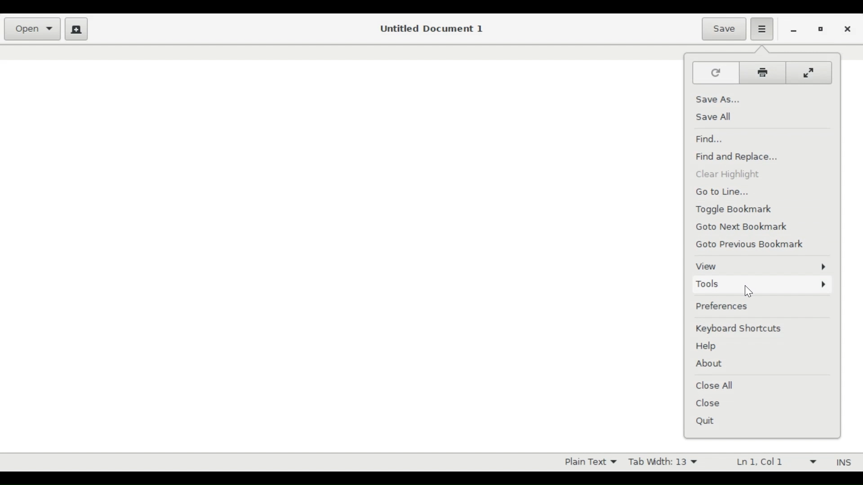 Image resolution: width=863 pixels, height=485 pixels. Describe the element at coordinates (822, 30) in the screenshot. I see `Restore` at that location.